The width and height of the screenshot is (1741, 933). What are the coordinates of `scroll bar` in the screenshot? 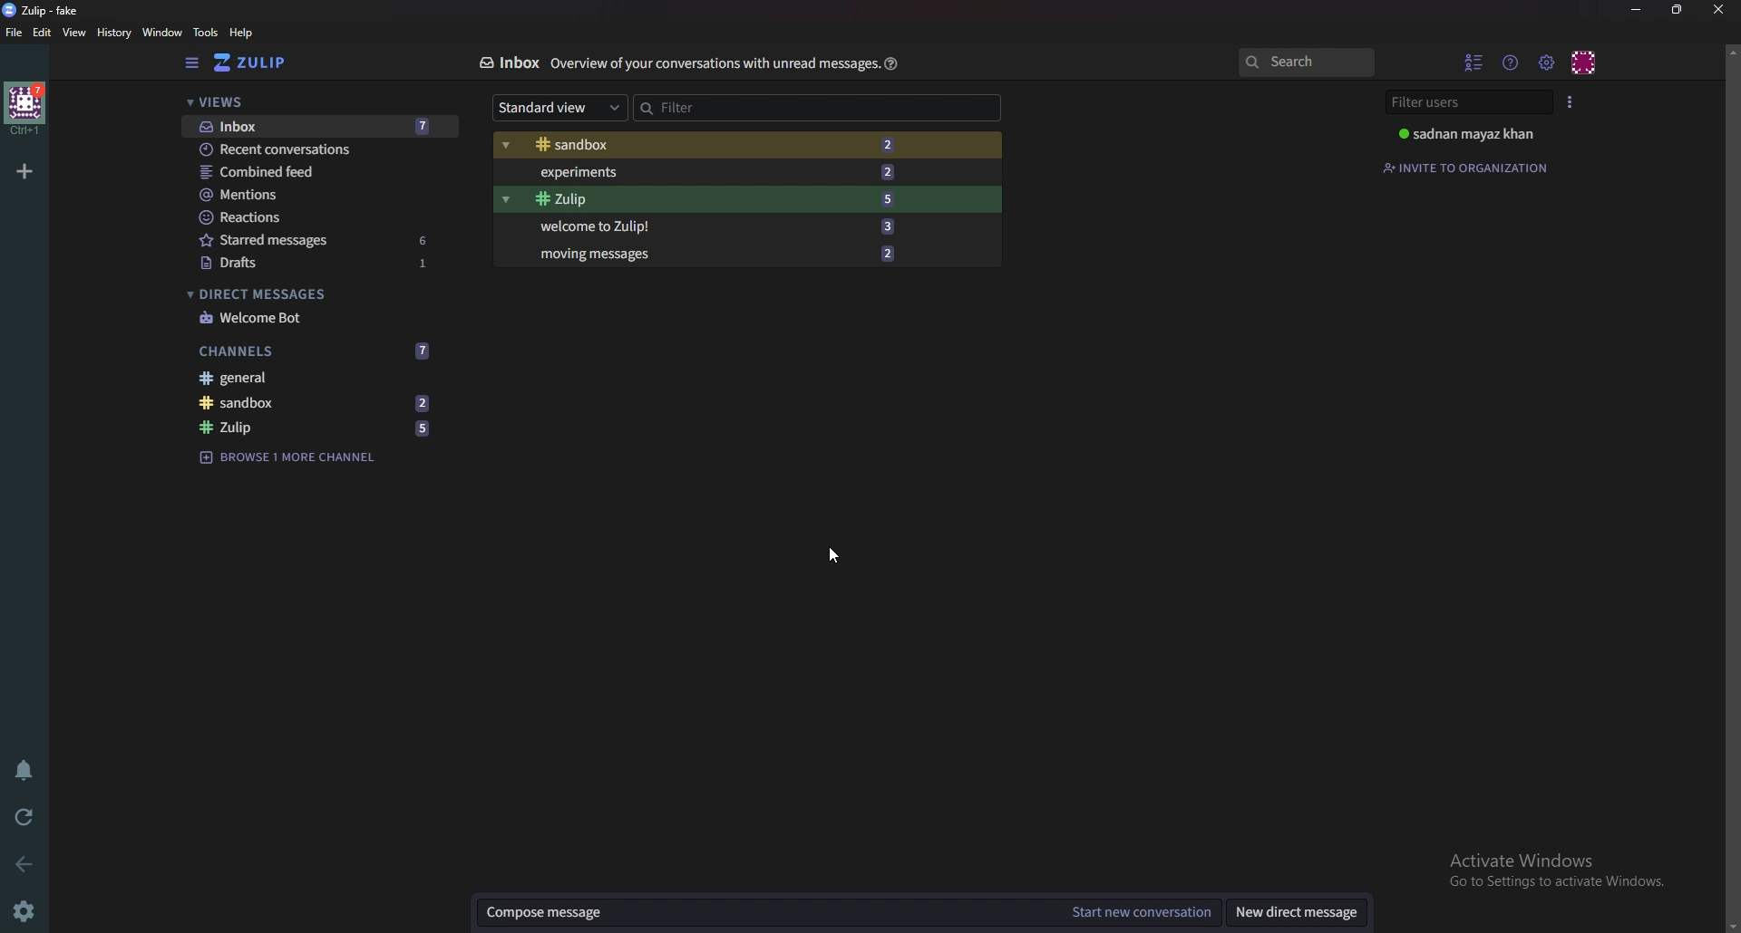 It's located at (1731, 485).